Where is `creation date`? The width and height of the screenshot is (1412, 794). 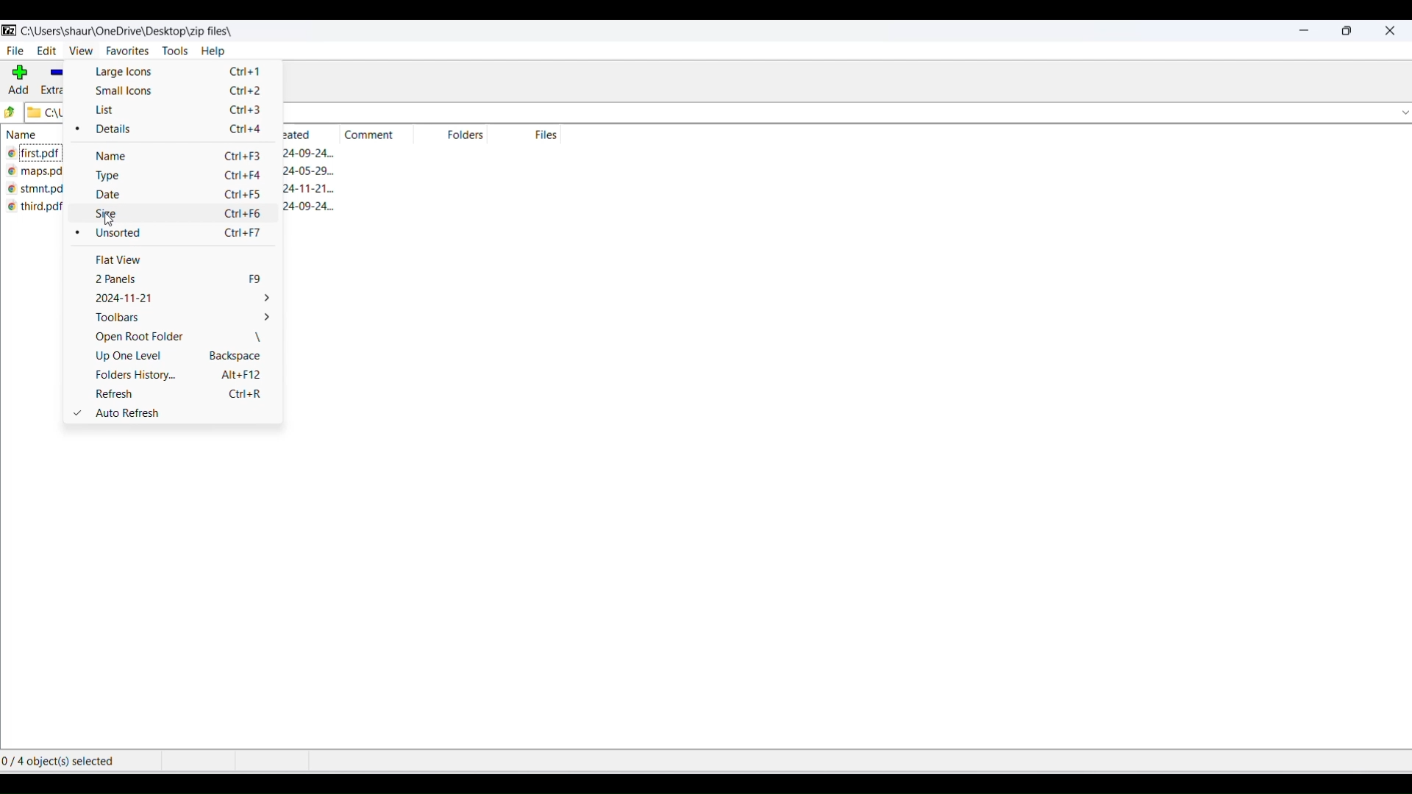 creation date is located at coordinates (315, 154).